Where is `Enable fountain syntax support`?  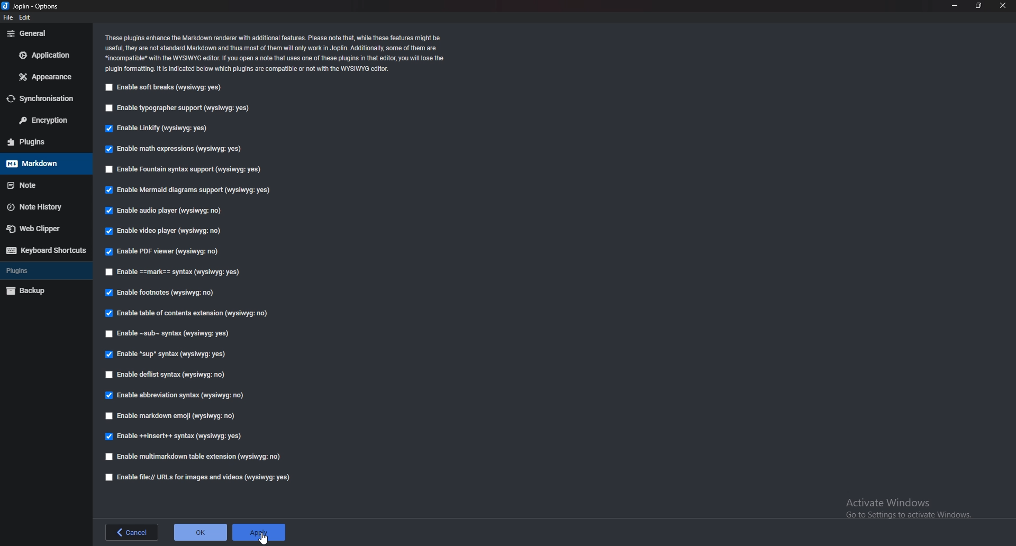 Enable fountain syntax support is located at coordinates (186, 170).